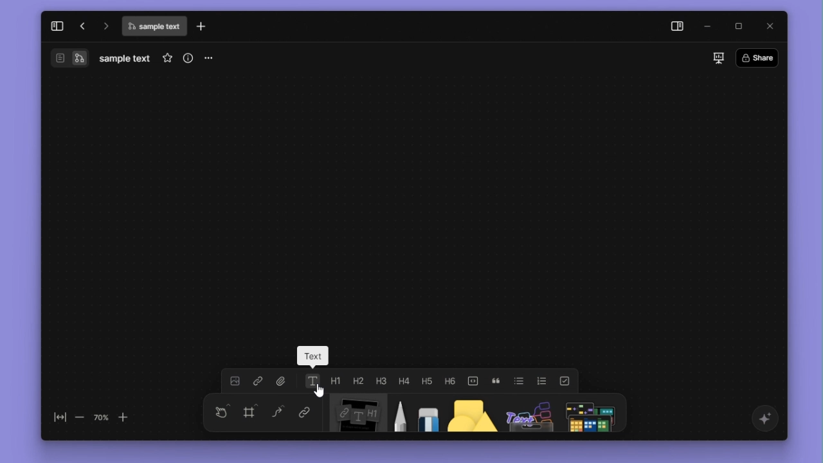  What do you see at coordinates (251, 412) in the screenshot?
I see `frame f` at bounding box center [251, 412].